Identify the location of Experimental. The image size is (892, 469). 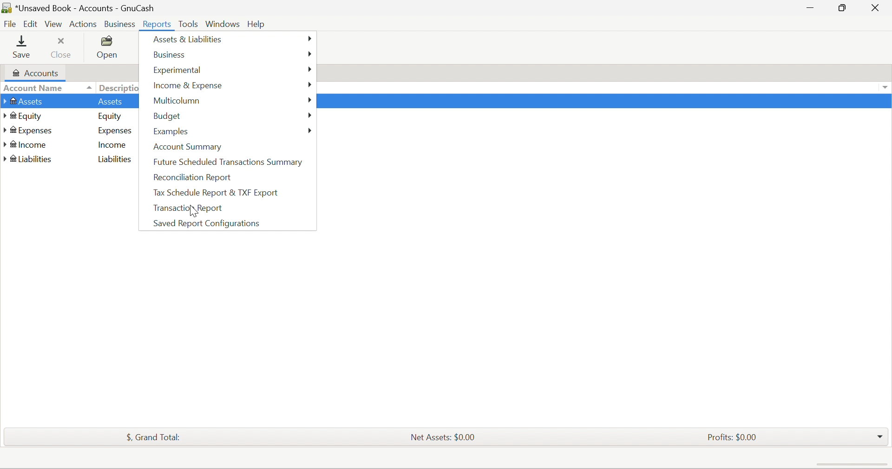
(176, 71).